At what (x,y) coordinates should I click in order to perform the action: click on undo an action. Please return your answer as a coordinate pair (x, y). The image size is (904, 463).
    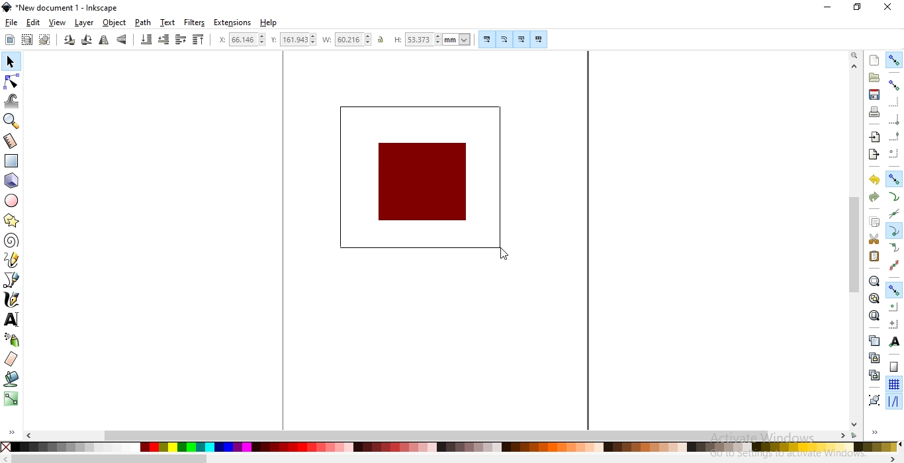
    Looking at the image, I should click on (875, 179).